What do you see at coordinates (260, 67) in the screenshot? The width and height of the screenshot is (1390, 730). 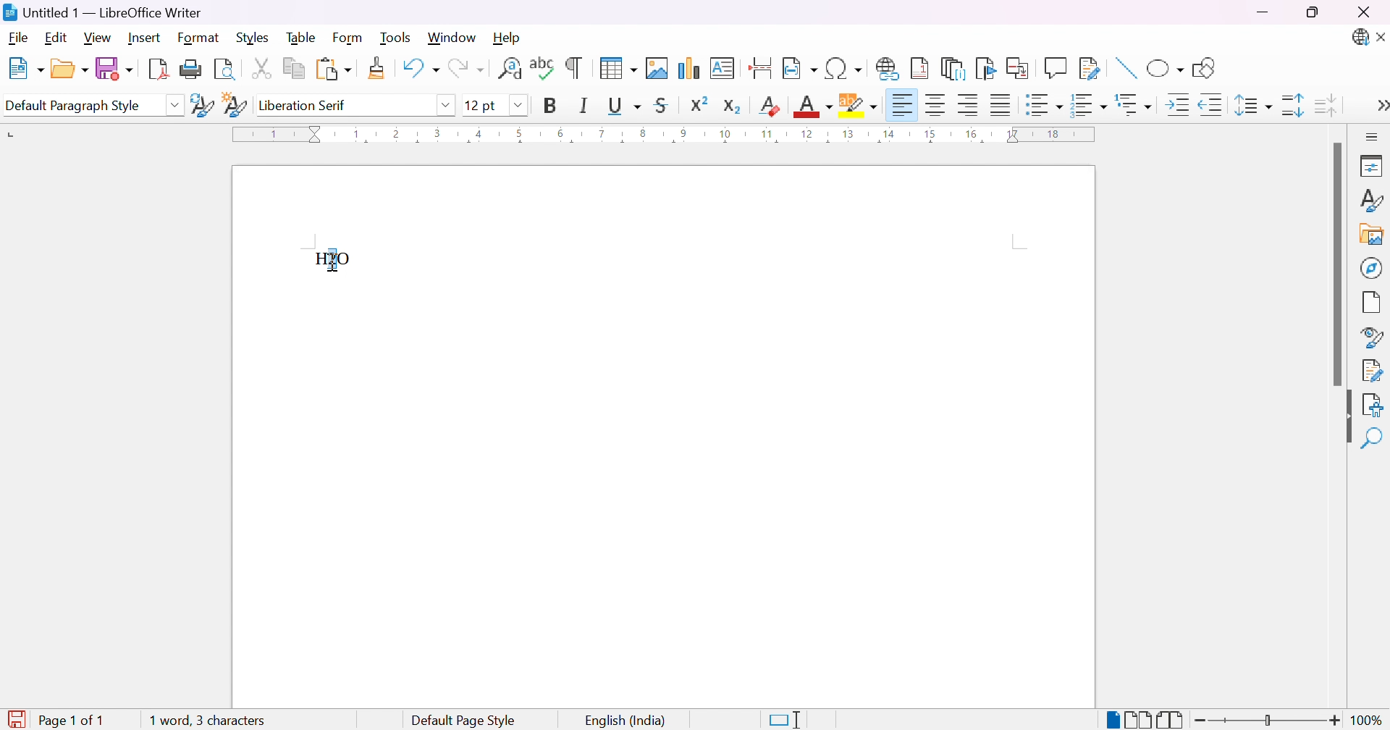 I see `Cut` at bounding box center [260, 67].